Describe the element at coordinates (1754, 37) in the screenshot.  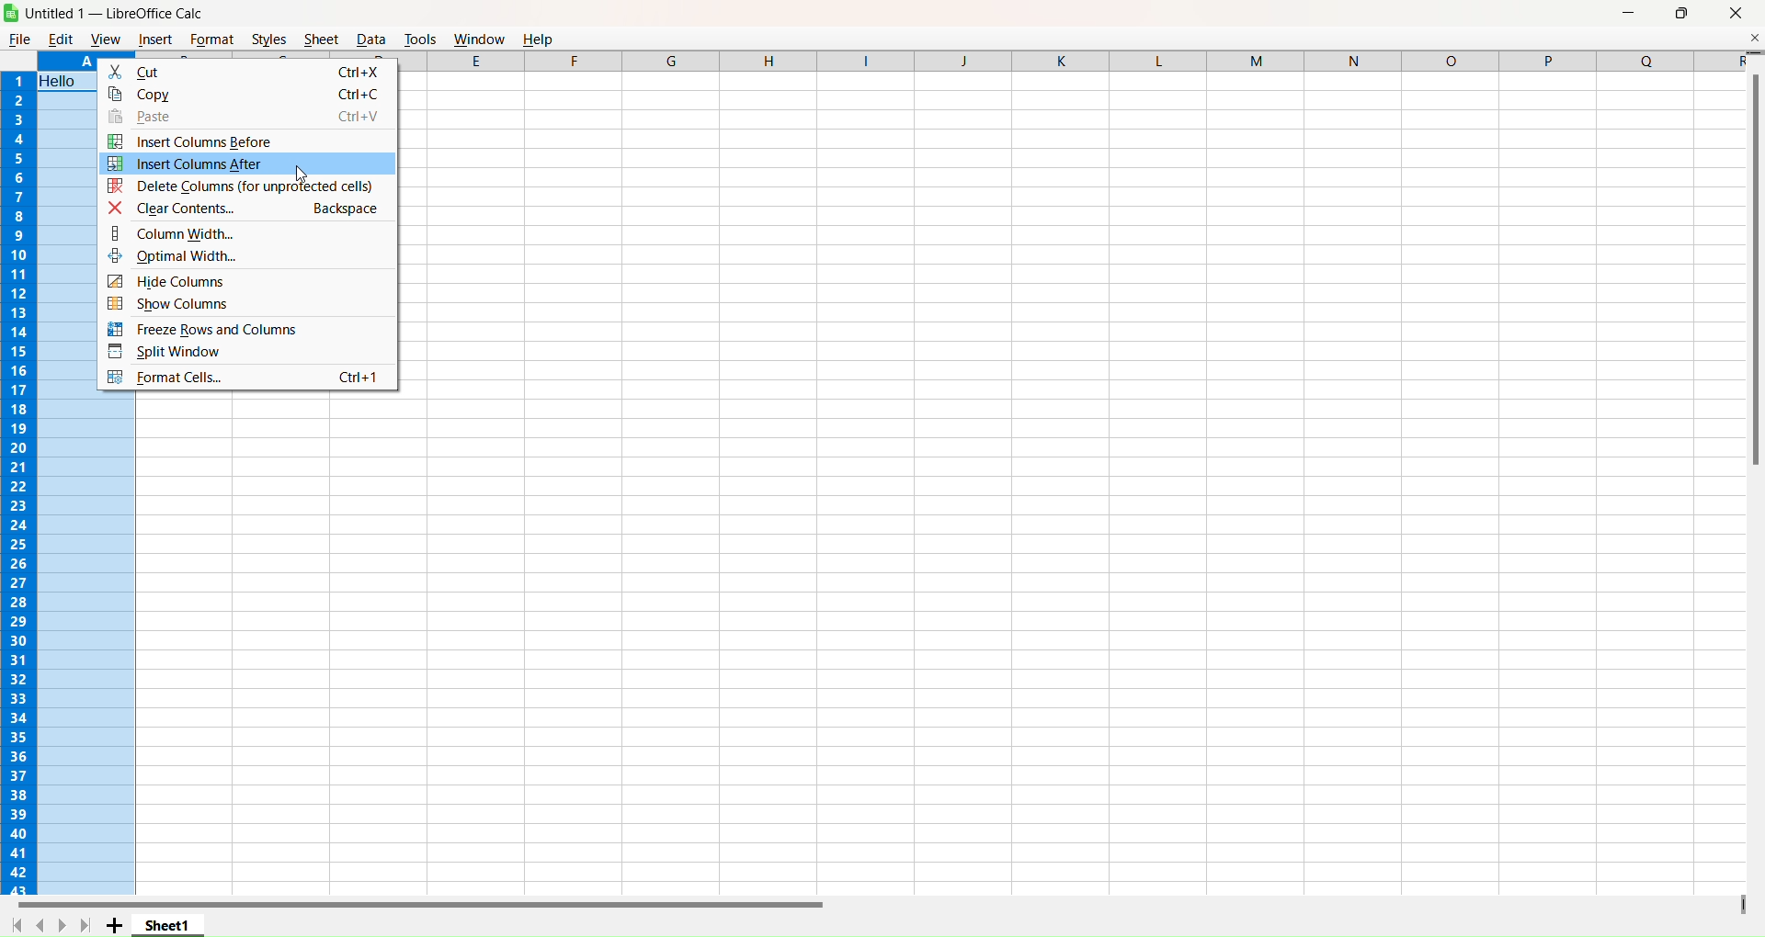
I see `Close Document` at that location.